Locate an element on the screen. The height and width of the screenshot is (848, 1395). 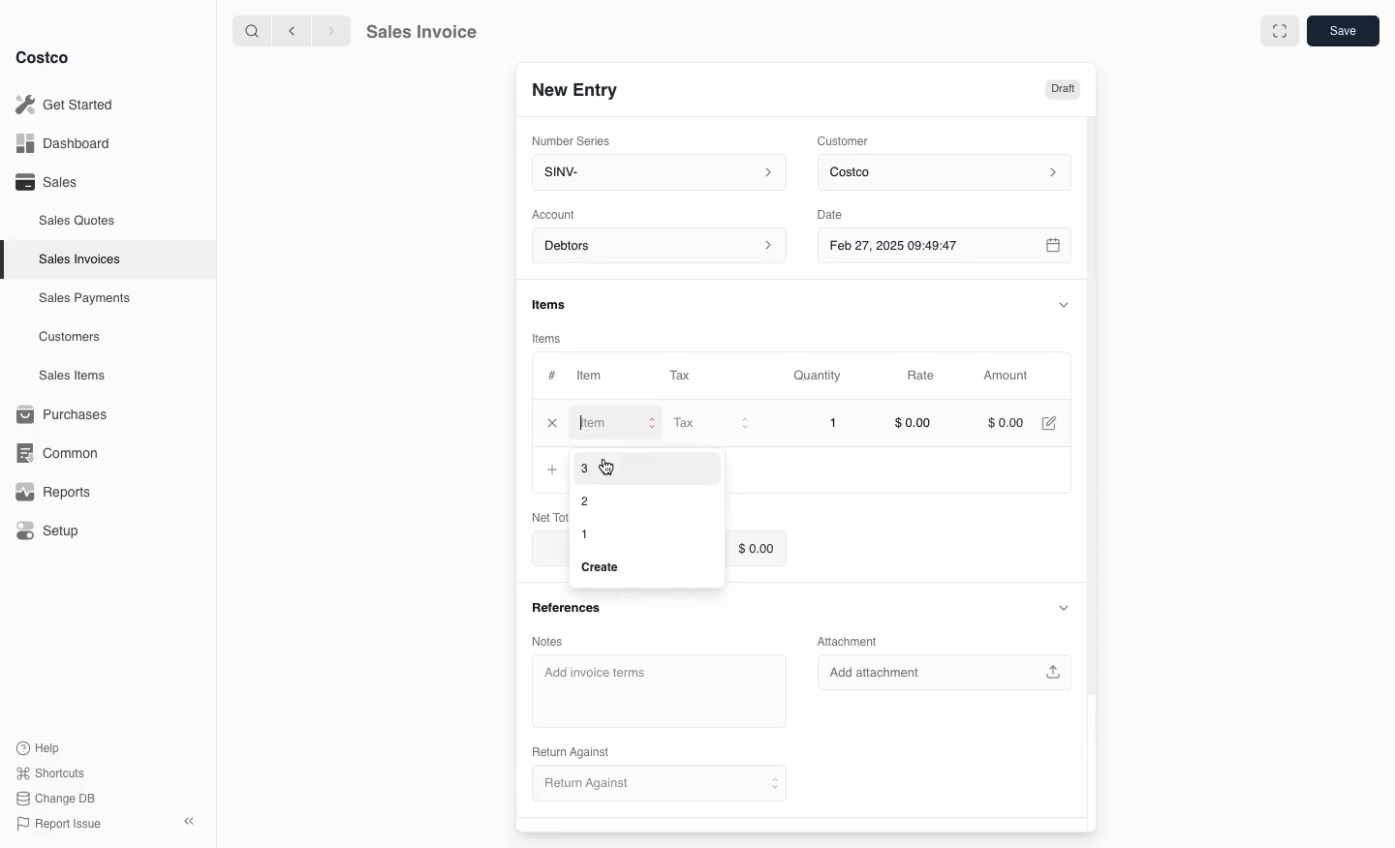
2 is located at coordinates (584, 500).